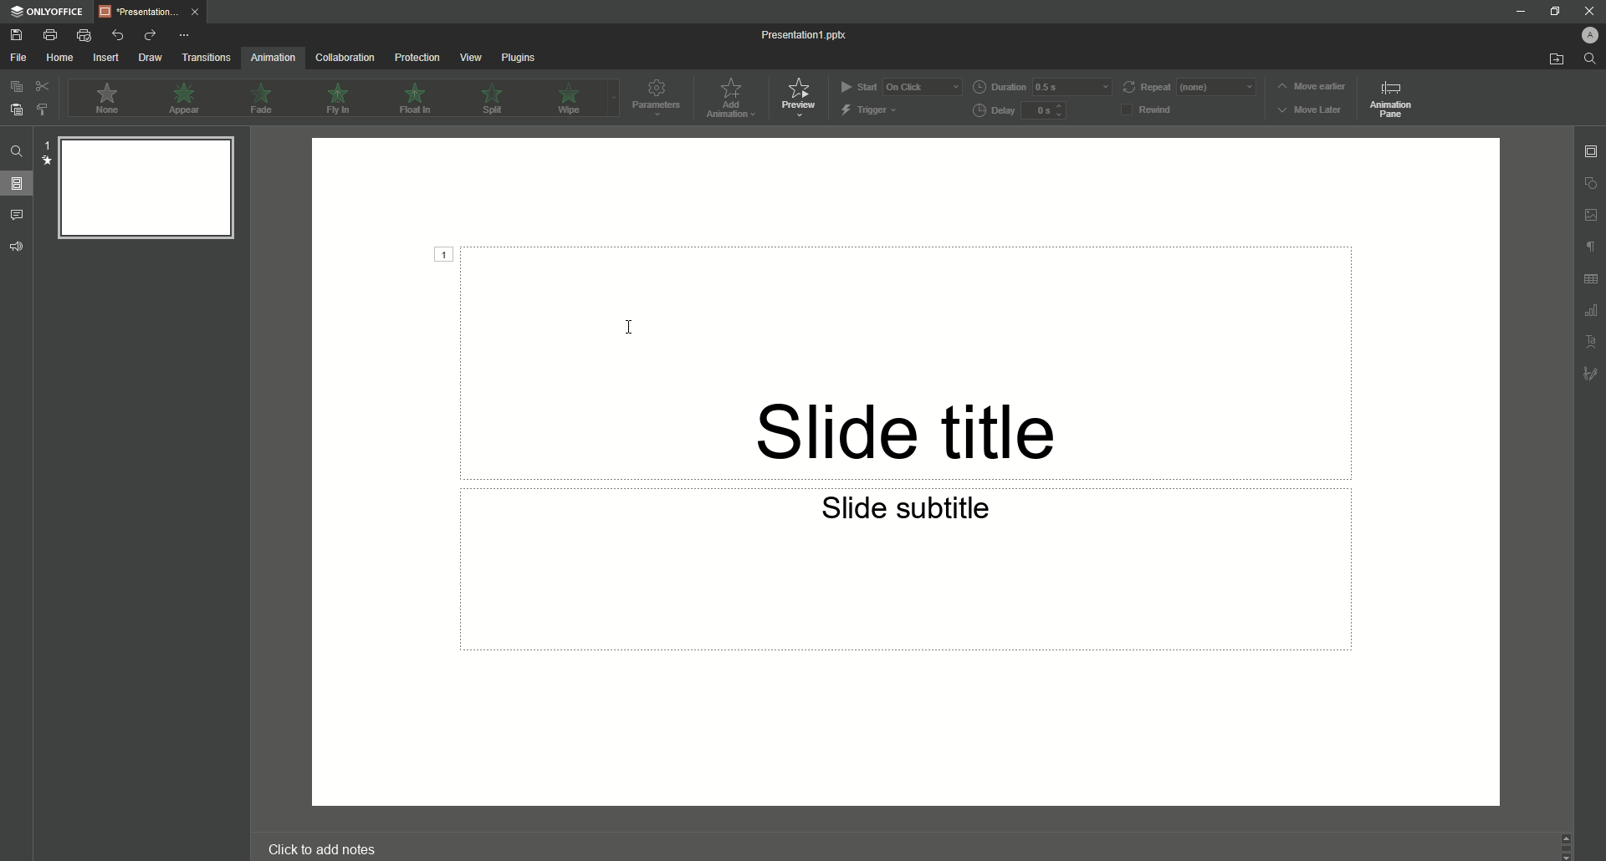 Image resolution: width=1606 pixels, height=861 pixels. Describe the element at coordinates (734, 99) in the screenshot. I see `Add Animation` at that location.